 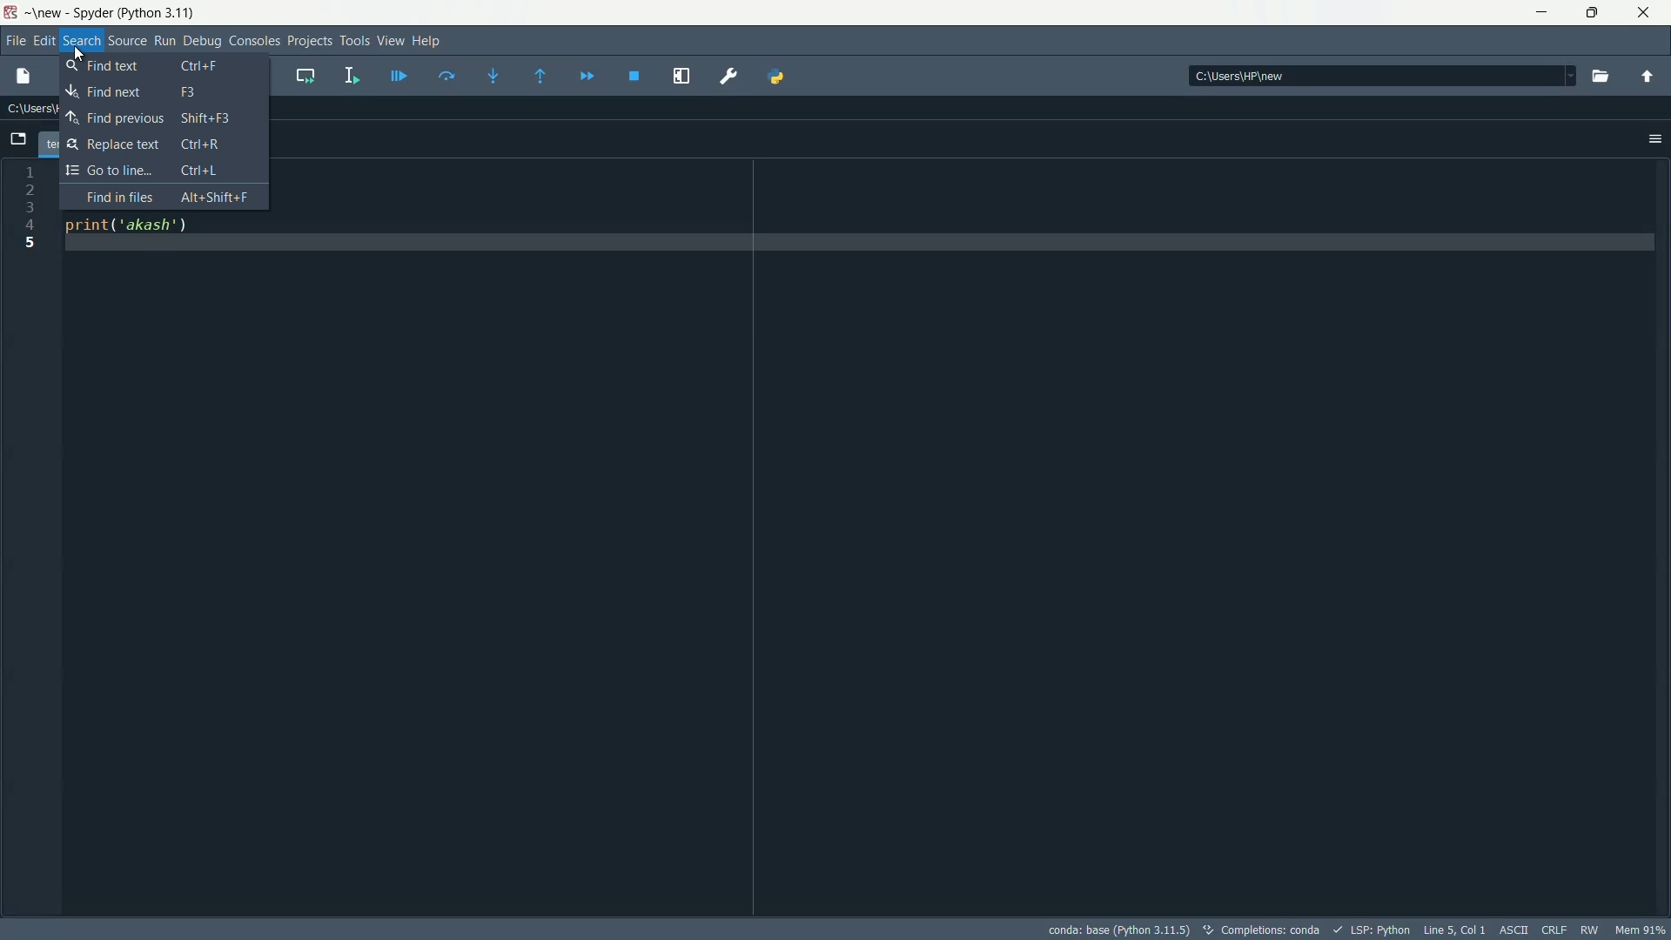 What do you see at coordinates (164, 116) in the screenshot?
I see `Find Previous` at bounding box center [164, 116].